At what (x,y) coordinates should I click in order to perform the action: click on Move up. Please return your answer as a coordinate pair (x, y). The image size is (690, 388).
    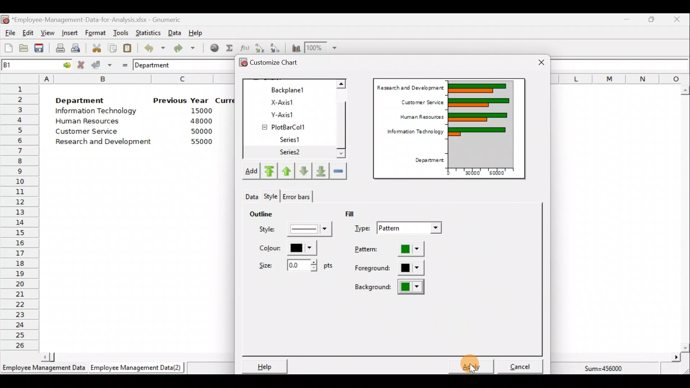
    Looking at the image, I should click on (286, 170).